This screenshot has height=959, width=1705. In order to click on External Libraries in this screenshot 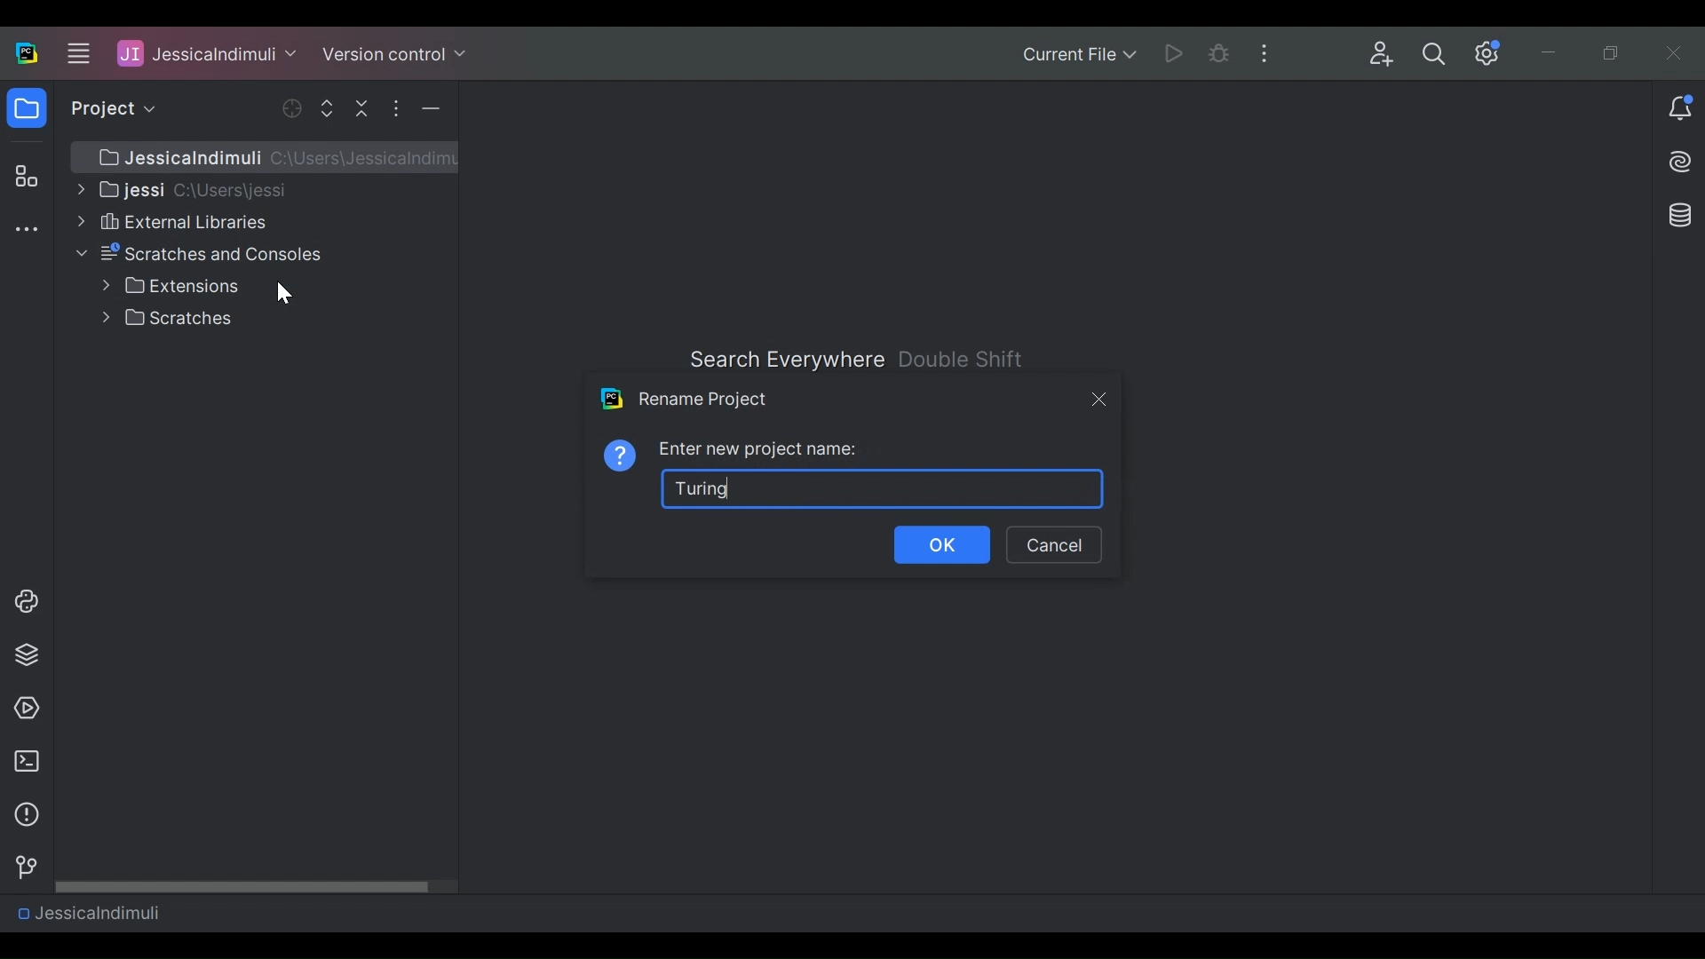, I will do `click(170, 221)`.